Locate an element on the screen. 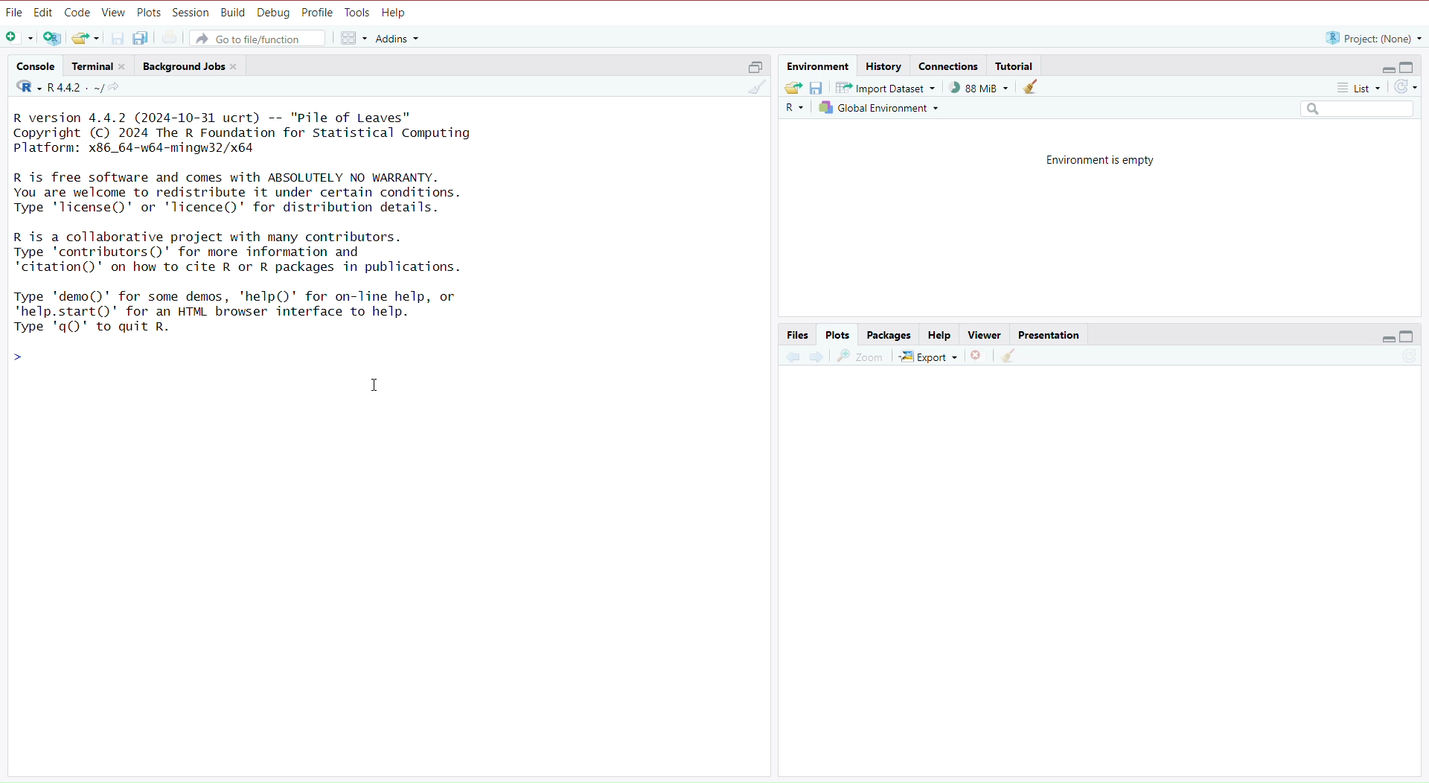  R version 4.4.2 (2024-10-31 ucrt) -- "Pile of Leaves"
Copyright (C) 2024 The R Foundation for Statistical Computing
Platform: x86_64-w64-mingw32/x64

R is free software and comes with ABSOLUTELY NO WARRANTY.
You are welcome to redistribute it under certain conditions.
Type 'license()' or 'licence()' for distribution details.

R is a collaborative project with many contributors.

Type 'contributors()' for more information and

"citation()' on how to cite R or R packages in publications.
Type 'demo()' for some demos, ‘help()' for on-line help, or
'help.start()' for an HTML browser interface to help.

Type 'qQ)' to quit R.

> is located at coordinates (269, 240).